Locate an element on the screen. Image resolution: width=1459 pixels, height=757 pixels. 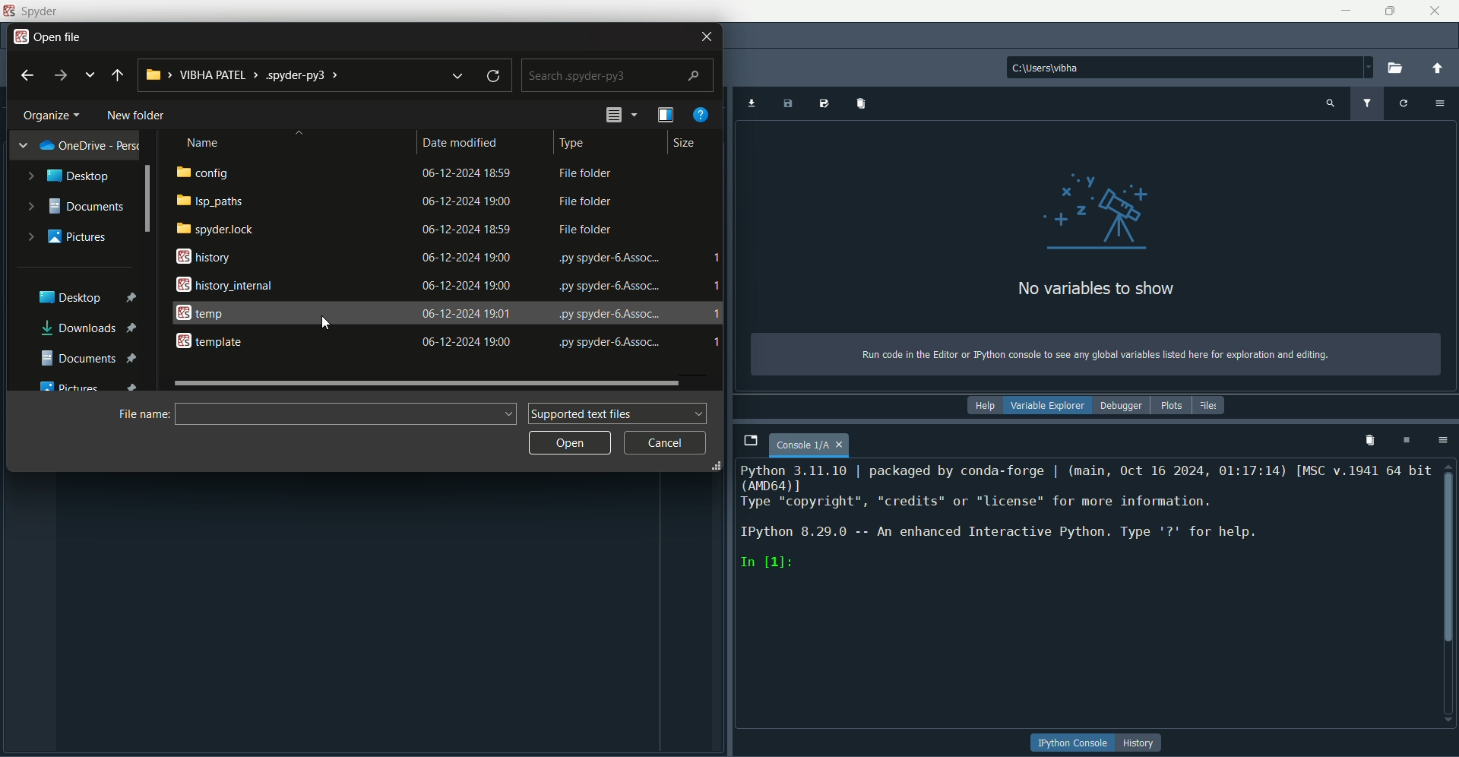
scroll bar is located at coordinates (1450, 553).